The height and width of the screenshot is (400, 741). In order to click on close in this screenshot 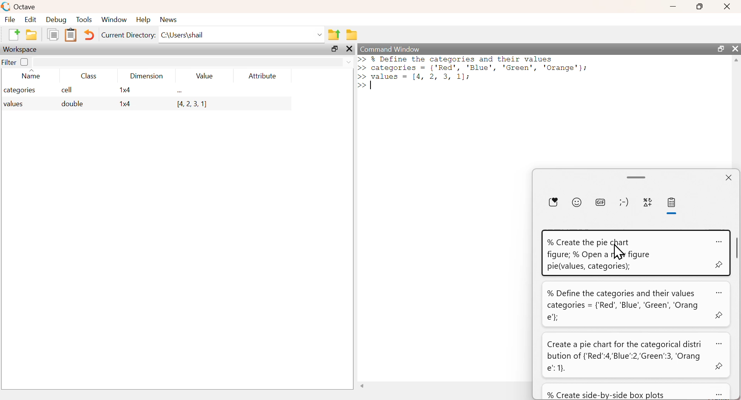, I will do `click(730, 177)`.